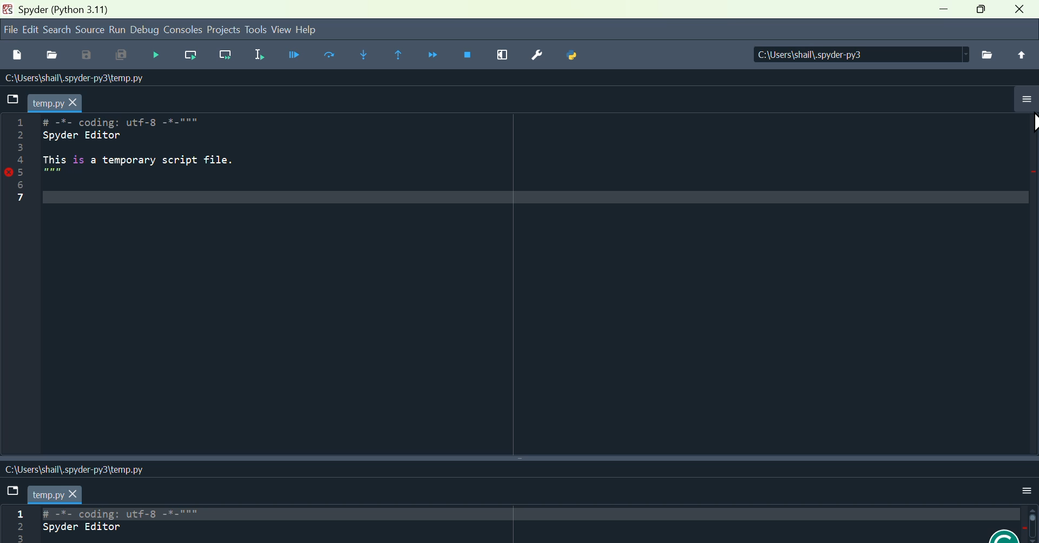 This screenshot has height=543, width=1039. I want to click on Stop debugging, so click(471, 58).